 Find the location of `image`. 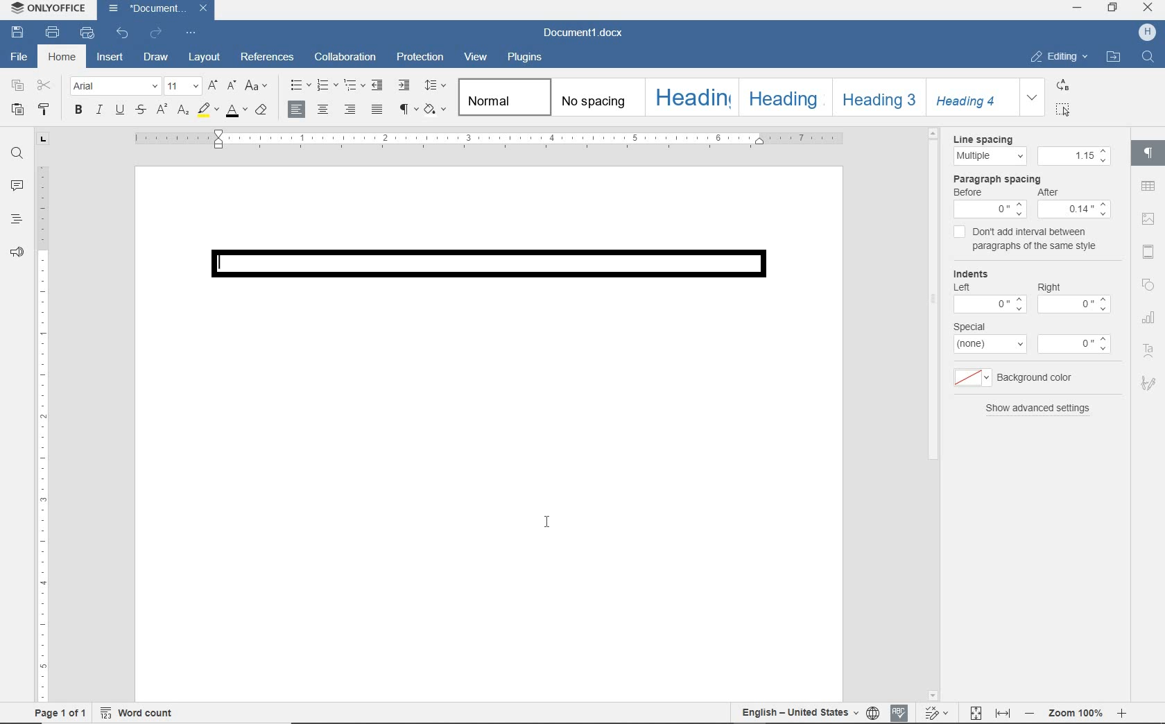

image is located at coordinates (1147, 219).